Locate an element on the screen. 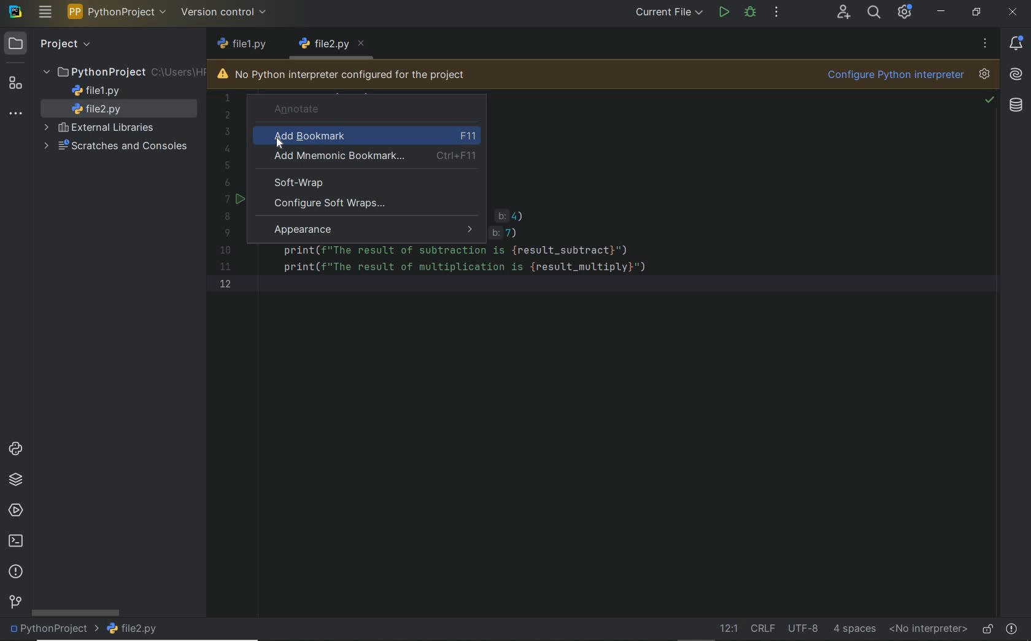  file name 2 is located at coordinates (101, 110).